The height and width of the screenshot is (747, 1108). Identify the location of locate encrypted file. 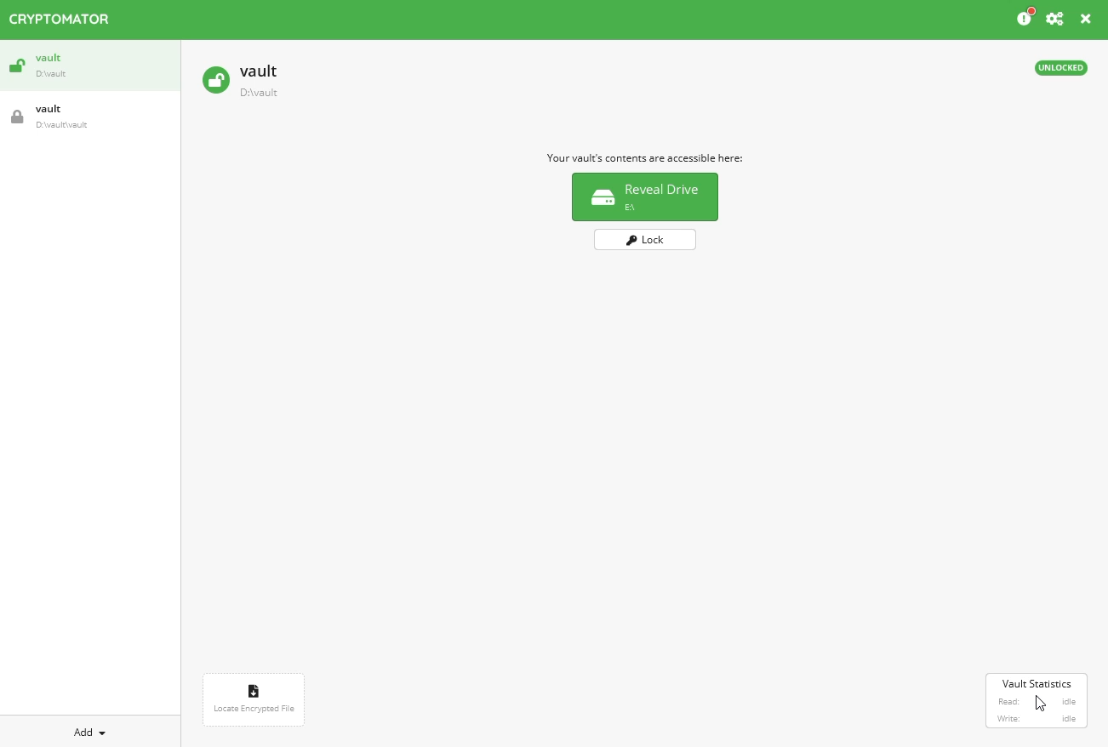
(254, 699).